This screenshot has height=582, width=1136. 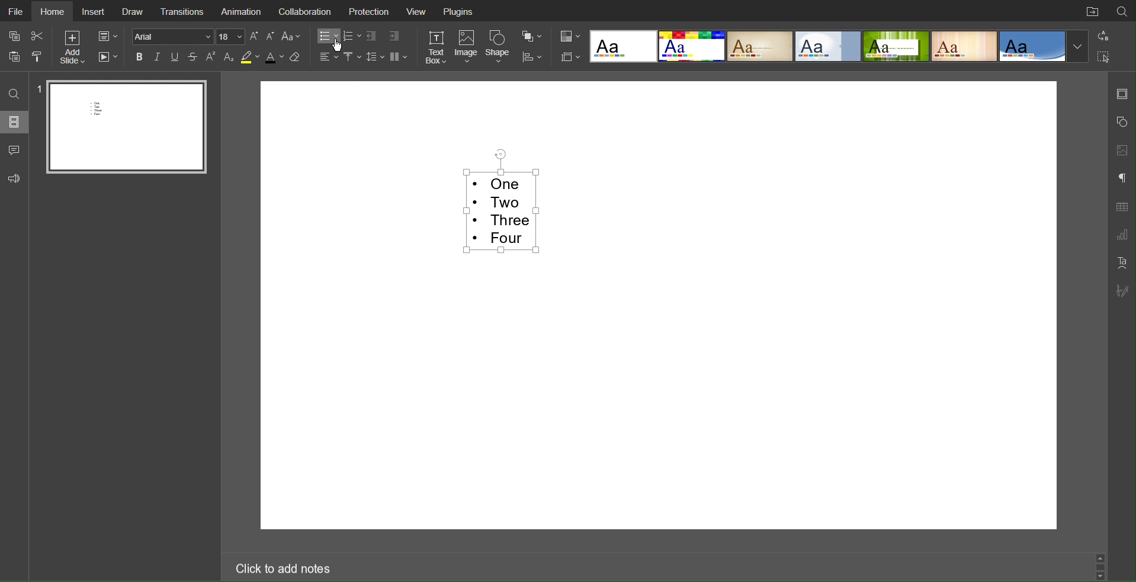 I want to click on Image, so click(x=467, y=49).